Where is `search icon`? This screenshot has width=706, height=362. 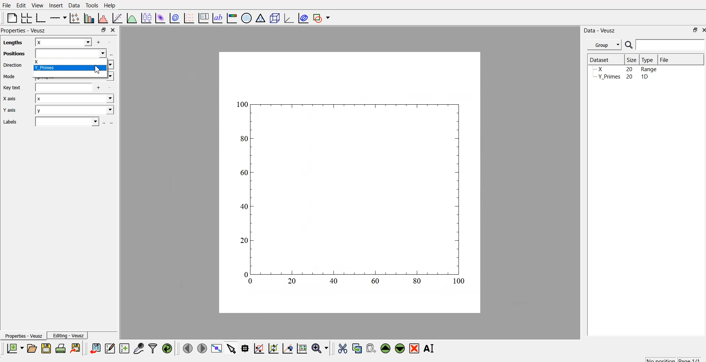
search icon is located at coordinates (630, 46).